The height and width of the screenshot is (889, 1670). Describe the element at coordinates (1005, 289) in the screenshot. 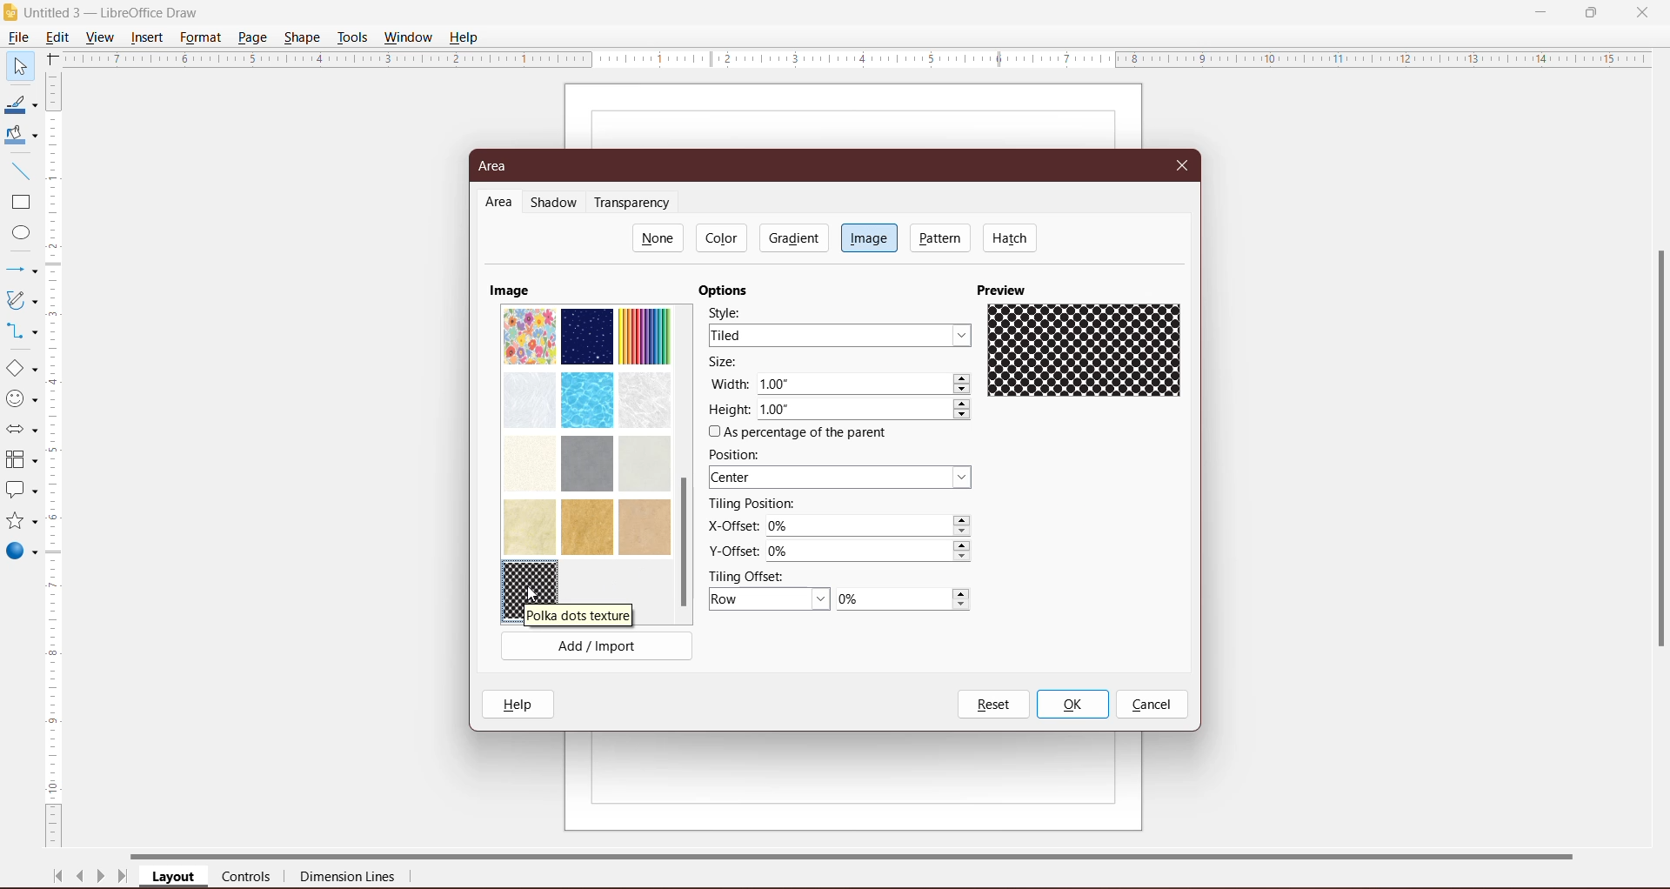

I see `Preview` at that location.